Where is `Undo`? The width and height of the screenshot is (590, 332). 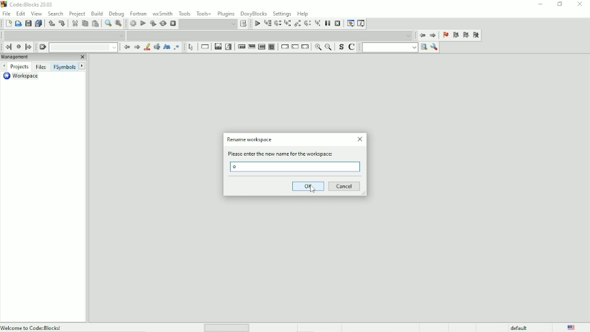
Undo is located at coordinates (50, 23).